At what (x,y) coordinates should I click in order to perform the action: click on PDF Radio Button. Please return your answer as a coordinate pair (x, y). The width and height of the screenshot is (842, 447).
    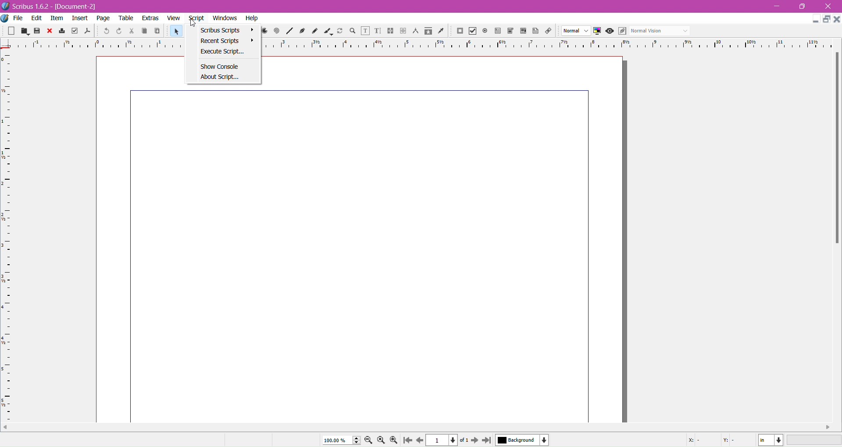
    Looking at the image, I should click on (485, 31).